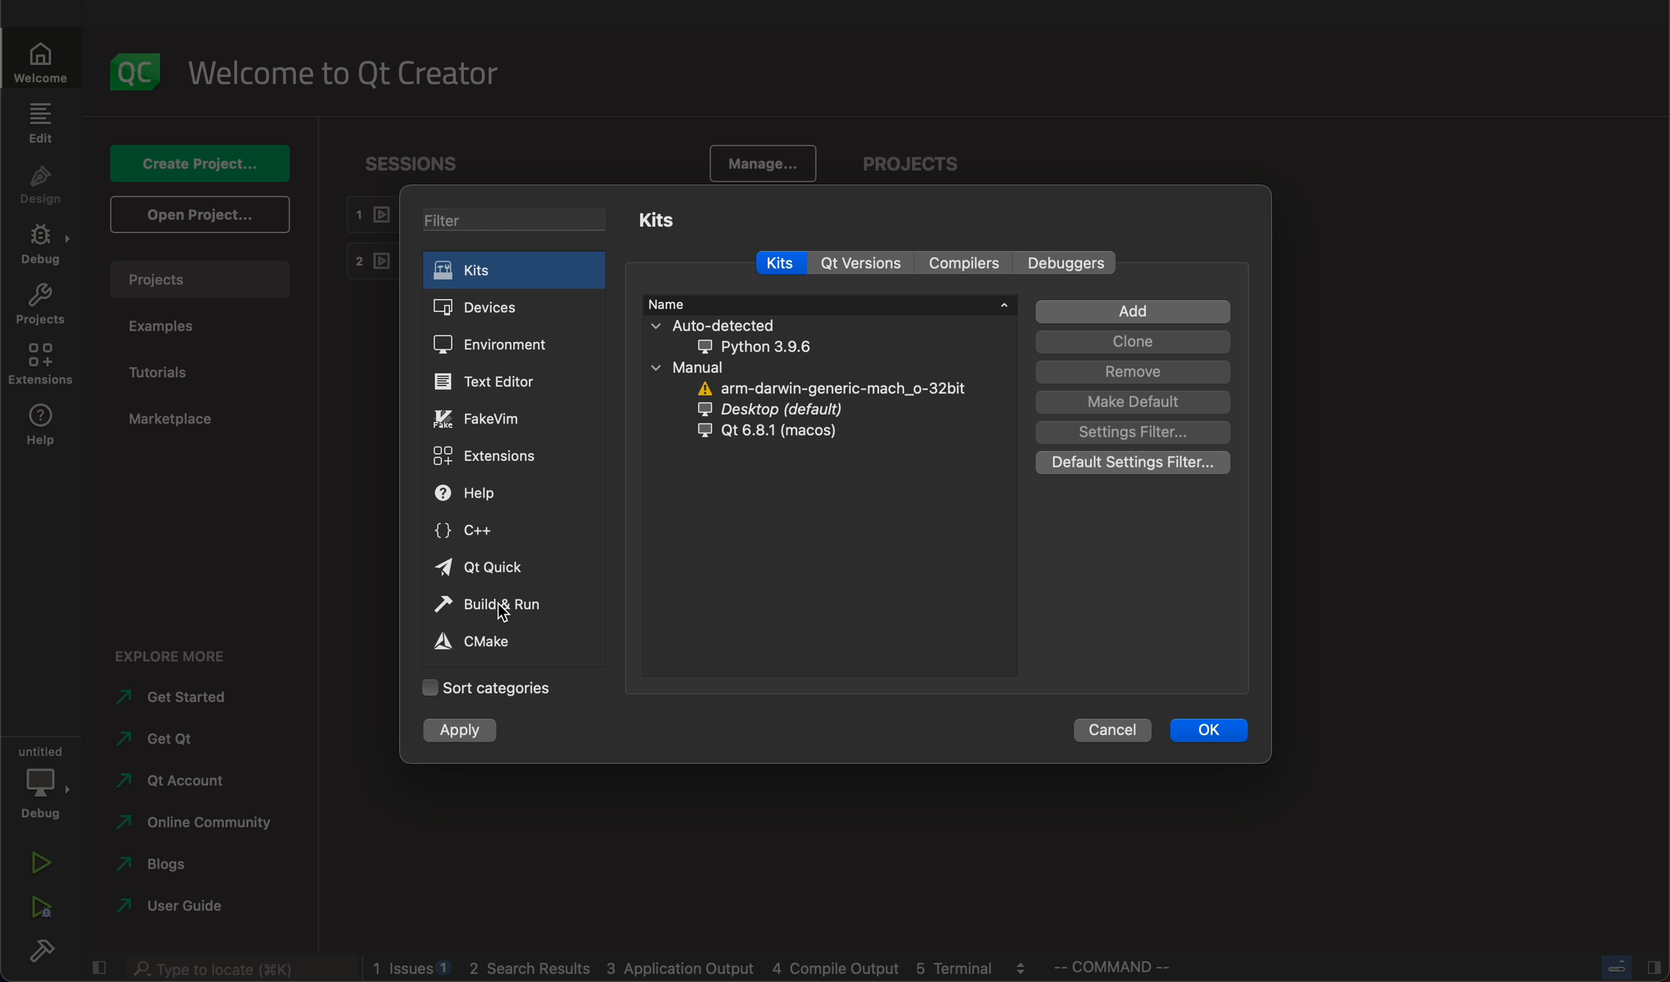  What do you see at coordinates (177, 866) in the screenshot?
I see `blogs` at bounding box center [177, 866].